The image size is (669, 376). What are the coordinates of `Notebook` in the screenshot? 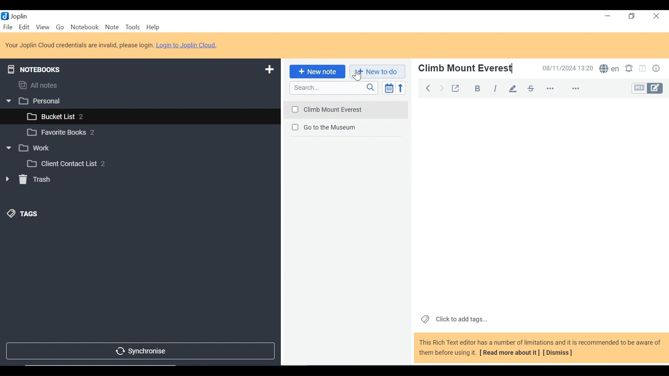 It's located at (151, 163).